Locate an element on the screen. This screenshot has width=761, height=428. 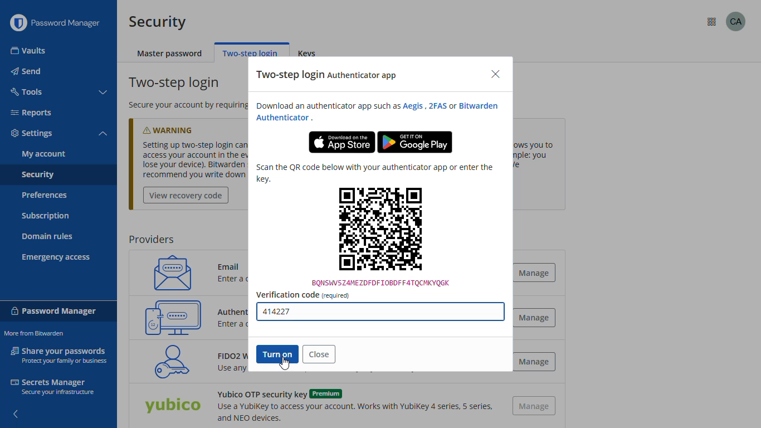
logo is located at coordinates (18, 23).